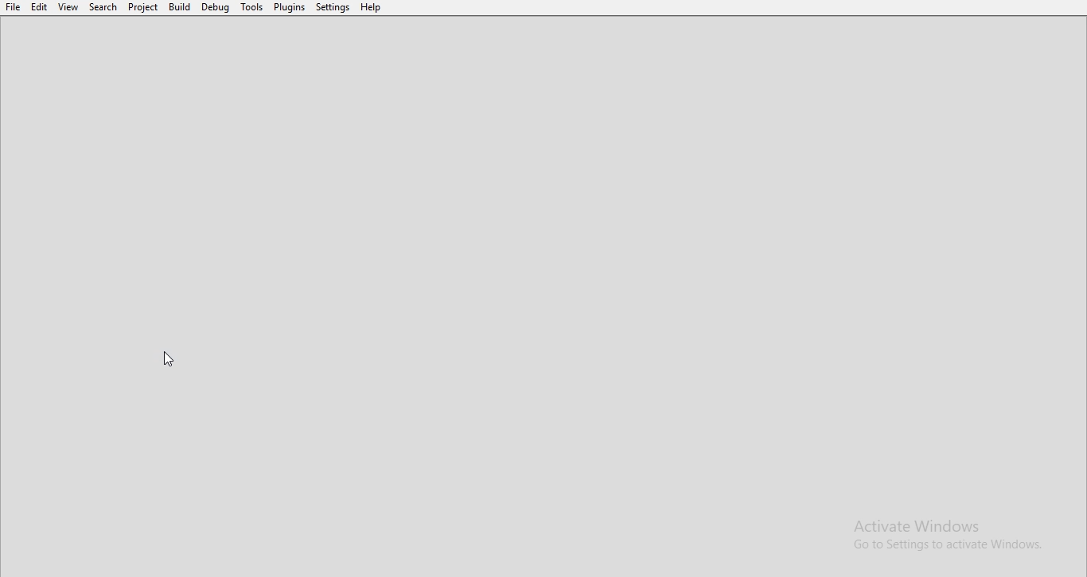  I want to click on Build , so click(179, 7).